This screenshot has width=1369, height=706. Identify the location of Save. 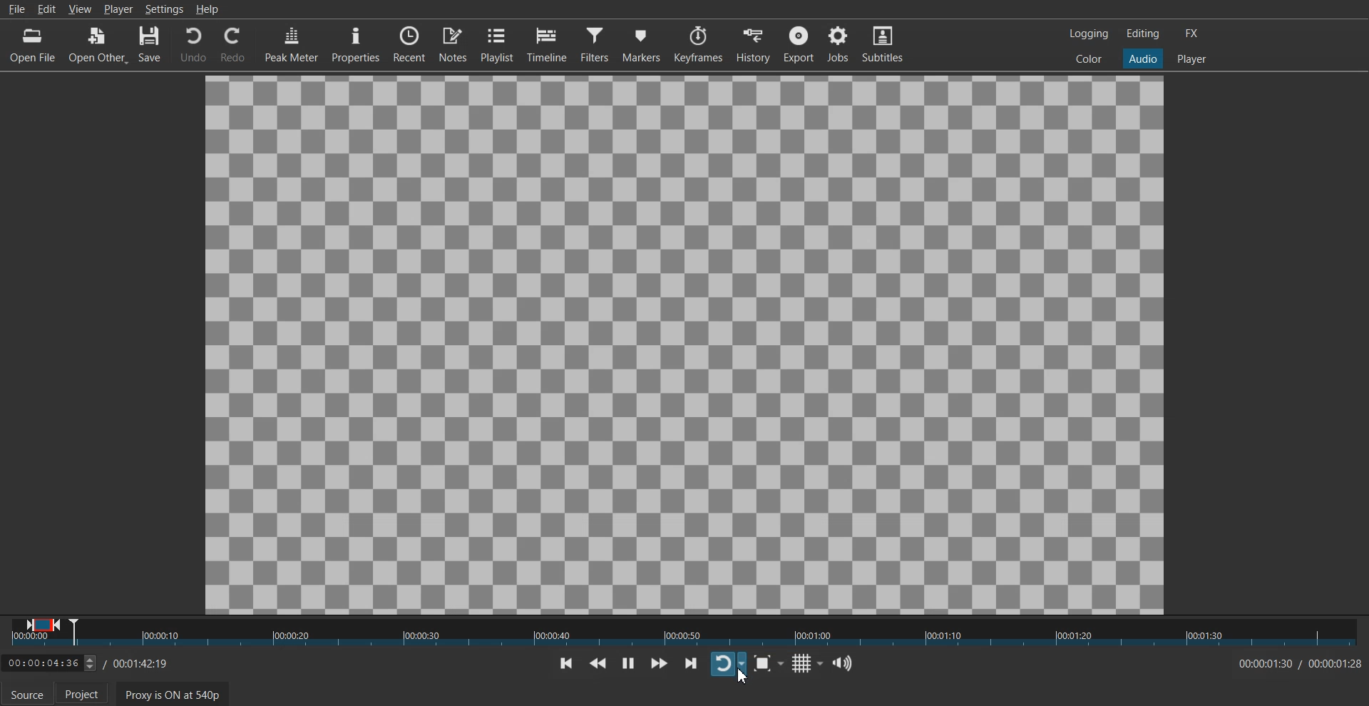
(152, 44).